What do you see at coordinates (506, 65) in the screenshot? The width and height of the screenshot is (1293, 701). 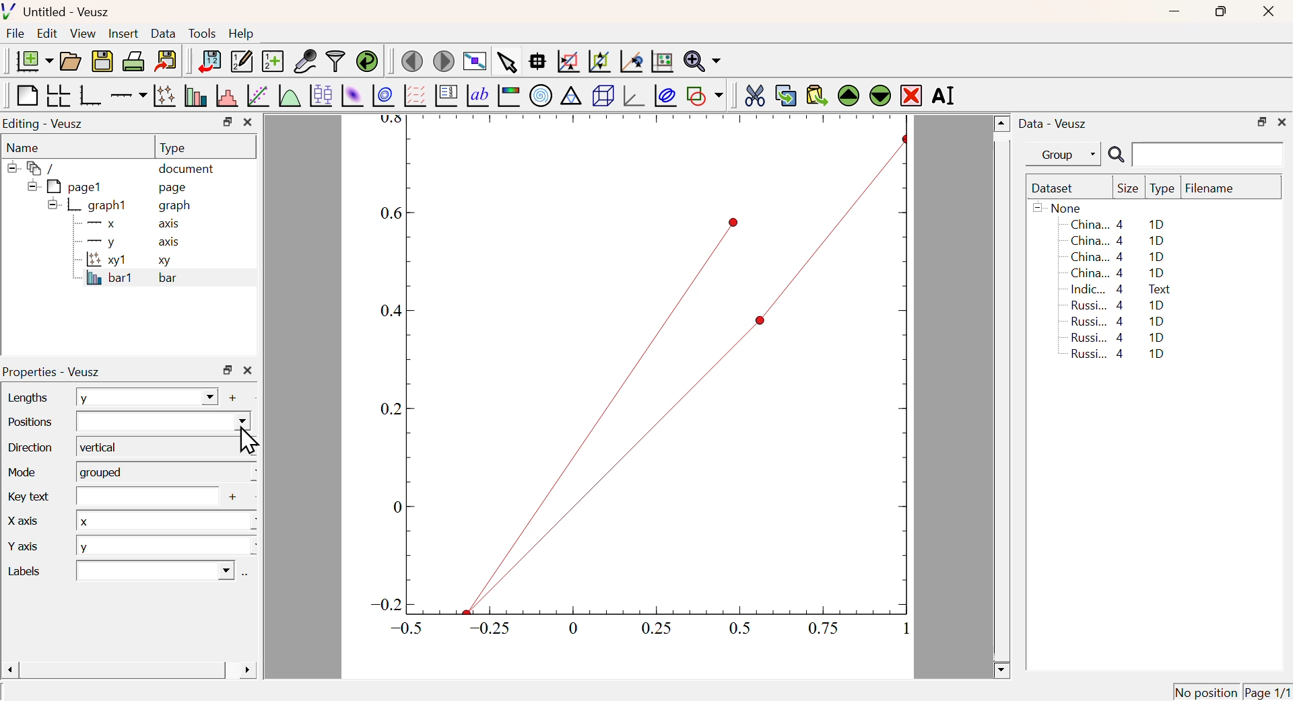 I see `Select items from graph or scroll` at bounding box center [506, 65].